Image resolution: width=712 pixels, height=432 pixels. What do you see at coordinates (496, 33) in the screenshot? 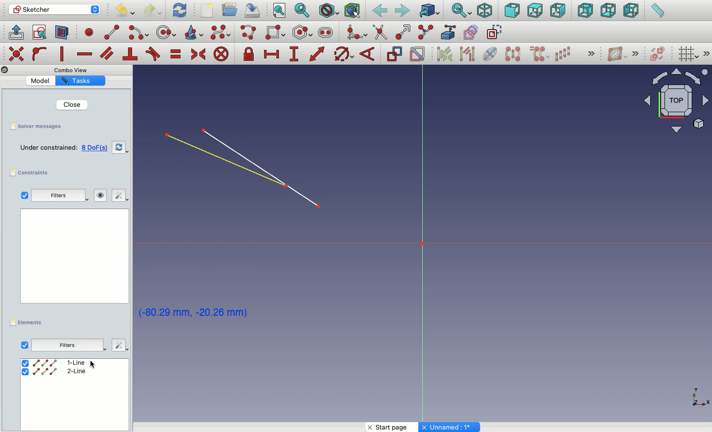
I see `construction geometry` at bounding box center [496, 33].